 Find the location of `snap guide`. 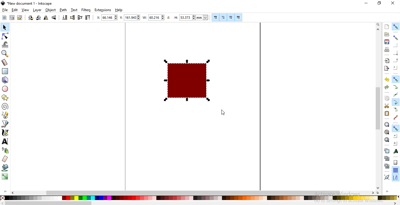

snap guide is located at coordinates (396, 178).